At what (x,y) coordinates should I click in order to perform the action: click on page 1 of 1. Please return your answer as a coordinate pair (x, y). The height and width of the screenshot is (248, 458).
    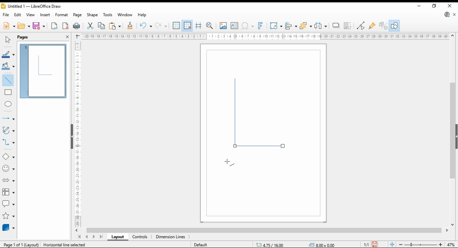
    Looking at the image, I should click on (20, 245).